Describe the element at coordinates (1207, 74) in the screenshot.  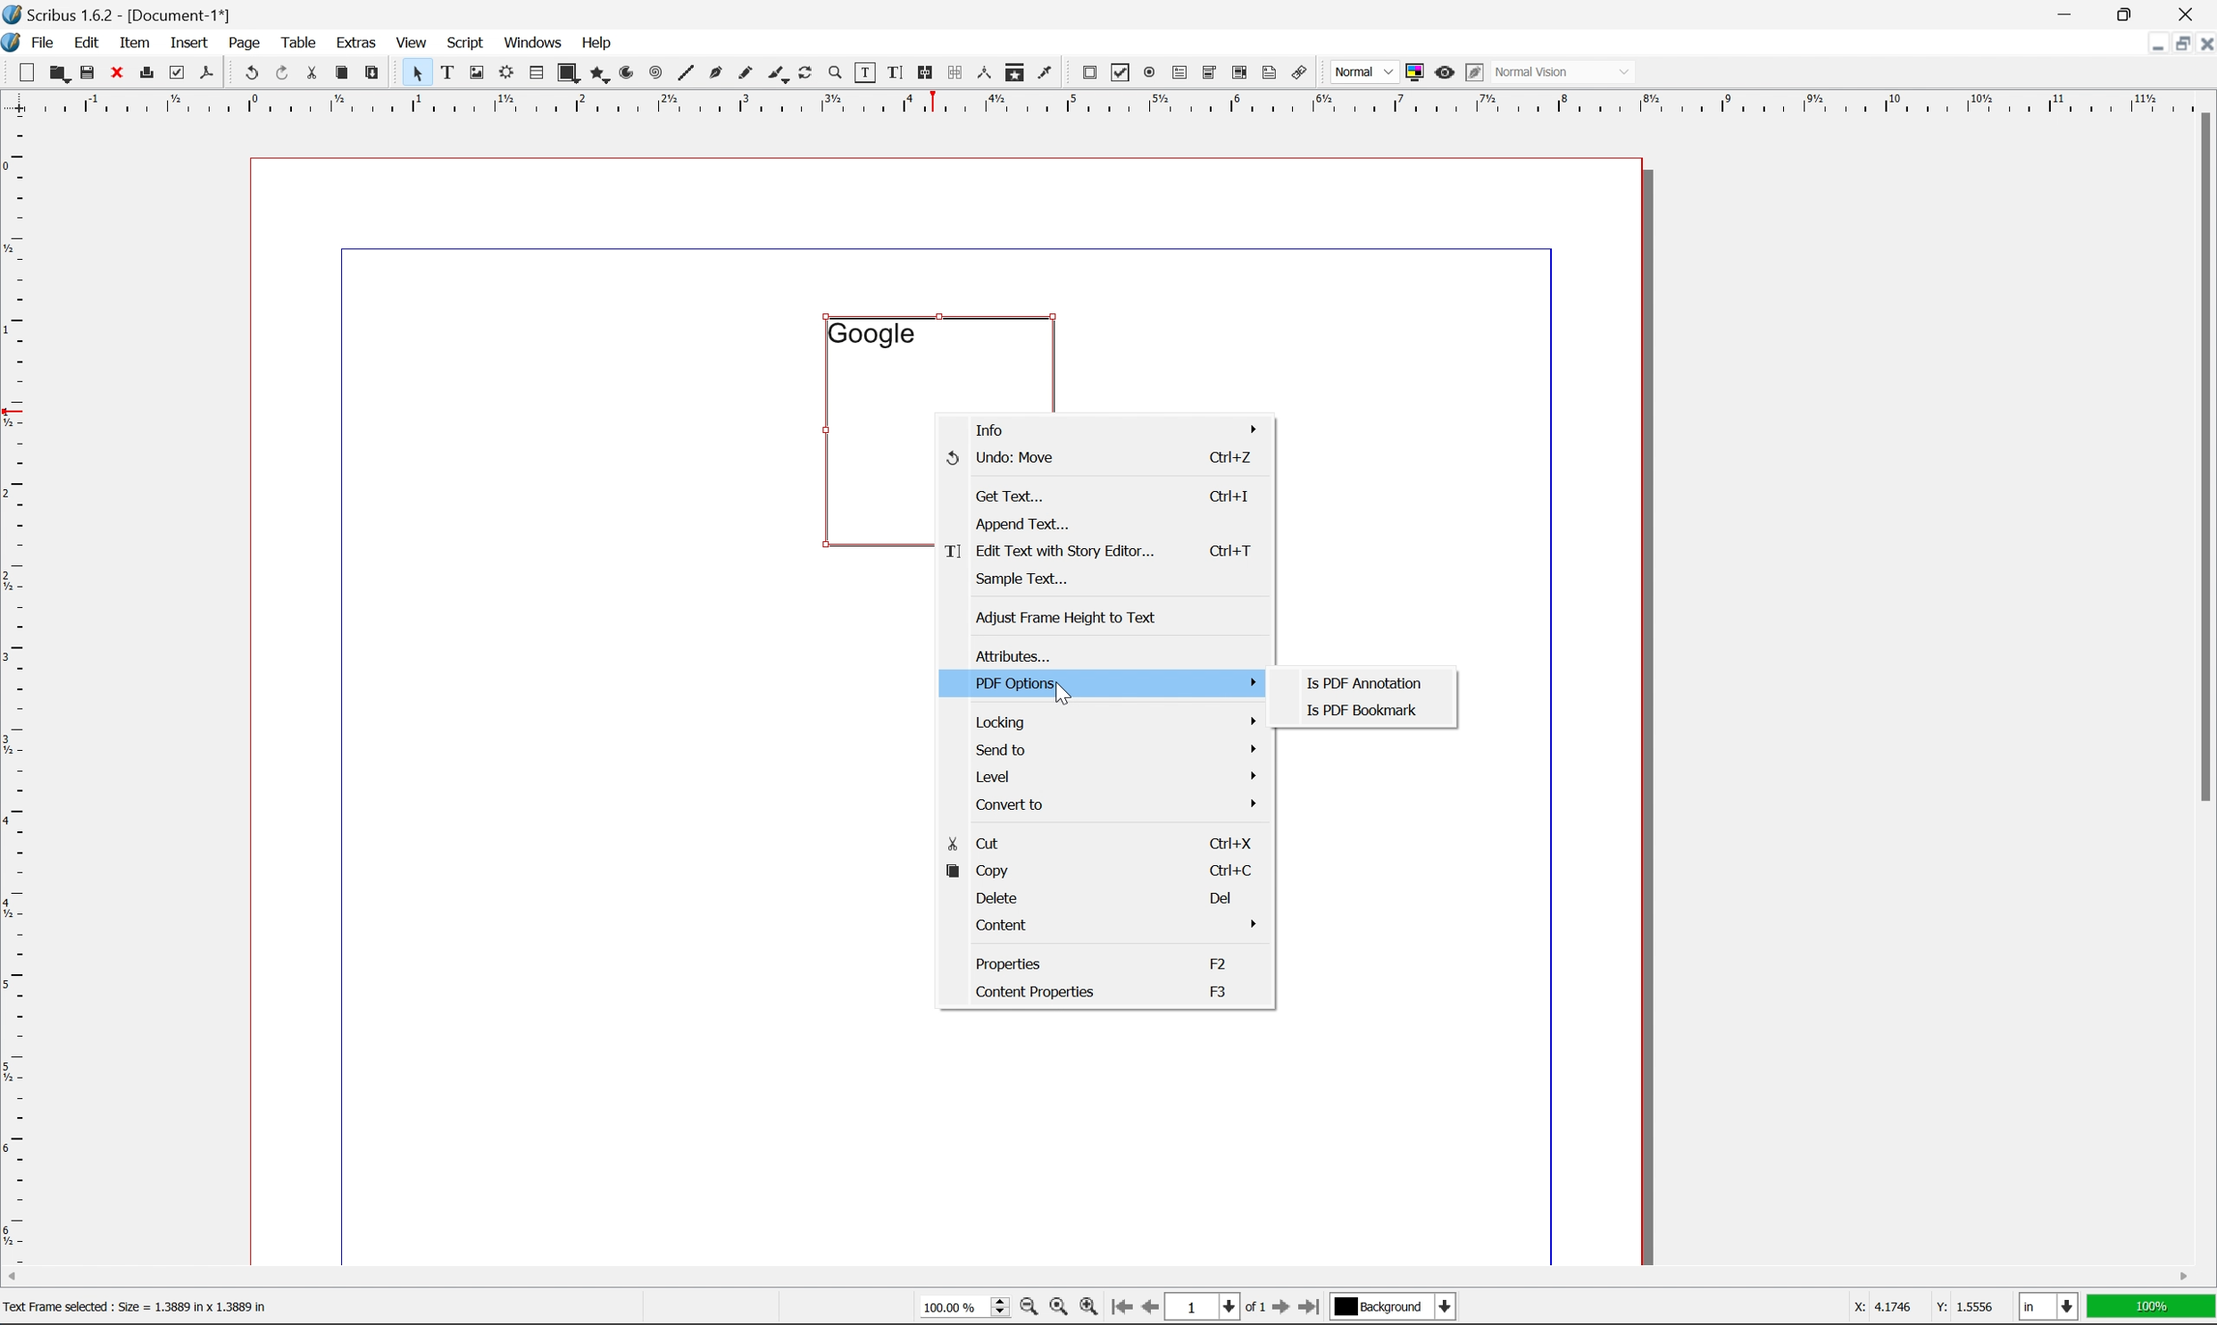
I see `pdf combo box` at that location.